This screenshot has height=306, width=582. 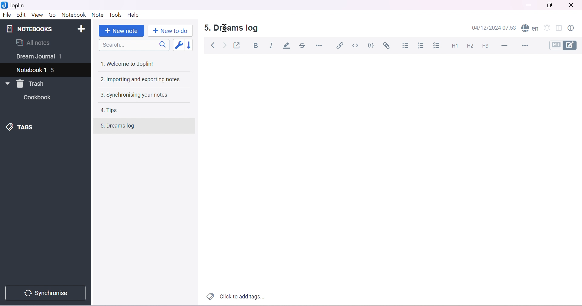 What do you see at coordinates (52, 14) in the screenshot?
I see `Go` at bounding box center [52, 14].